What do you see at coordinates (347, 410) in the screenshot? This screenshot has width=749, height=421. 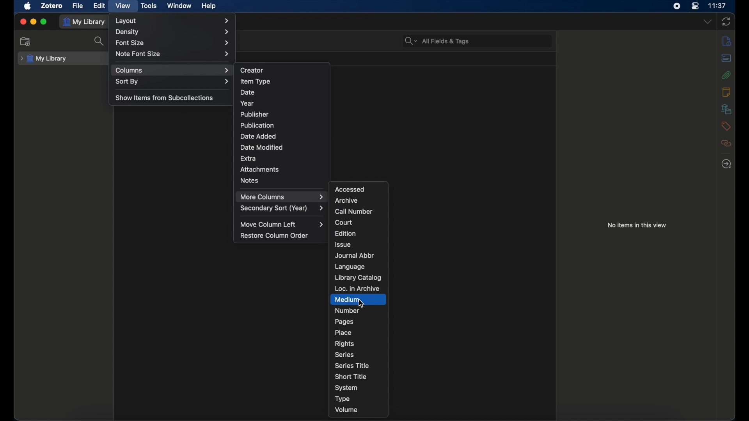 I see `volume` at bounding box center [347, 410].